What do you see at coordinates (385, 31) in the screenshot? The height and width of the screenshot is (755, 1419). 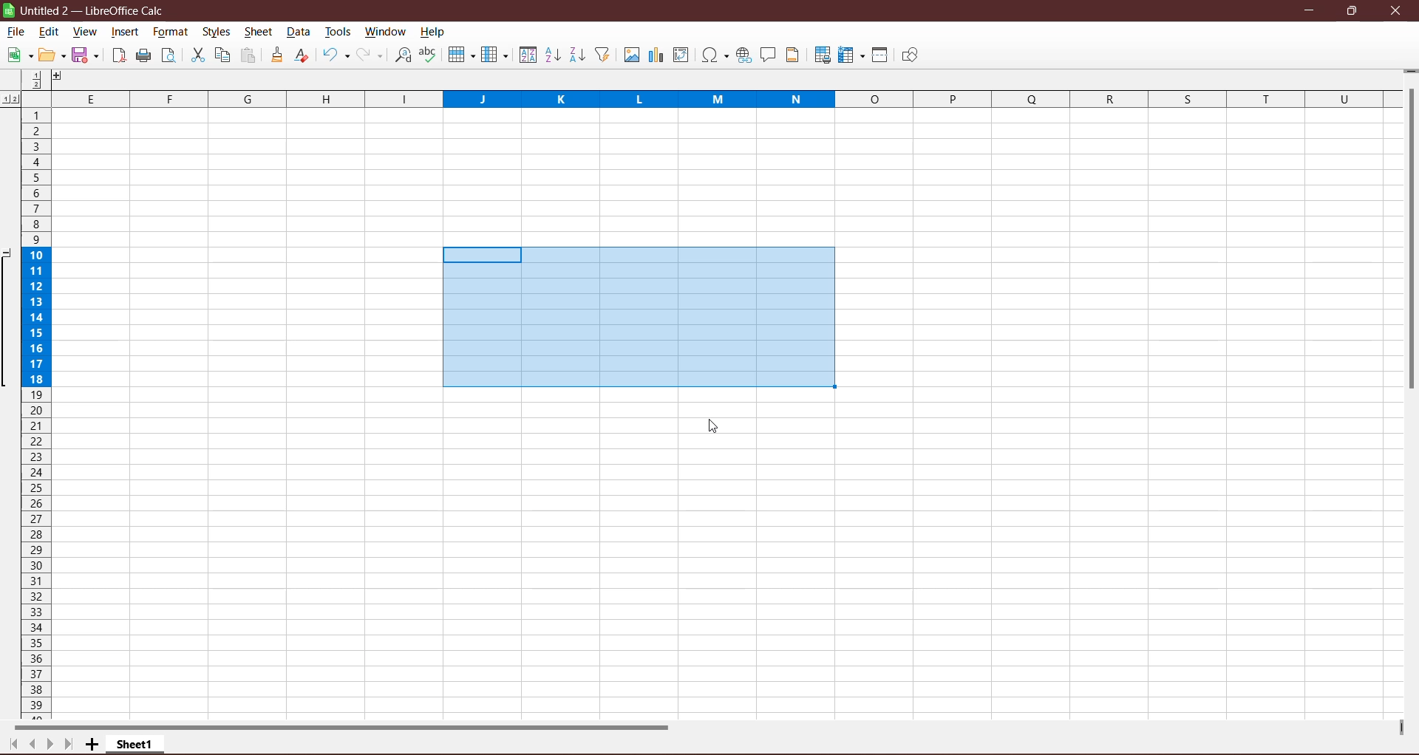 I see `Window` at bounding box center [385, 31].